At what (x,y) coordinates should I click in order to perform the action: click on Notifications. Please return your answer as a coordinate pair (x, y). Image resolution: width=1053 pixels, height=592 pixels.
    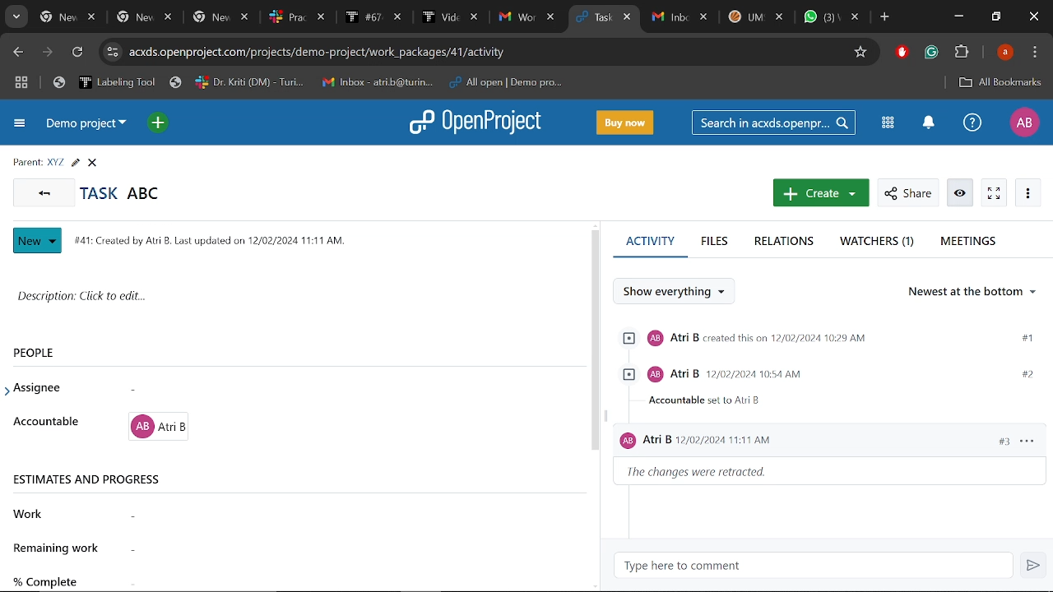
    Looking at the image, I should click on (929, 123).